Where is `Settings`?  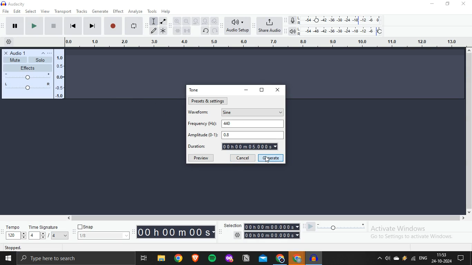
Settings is located at coordinates (265, 235).